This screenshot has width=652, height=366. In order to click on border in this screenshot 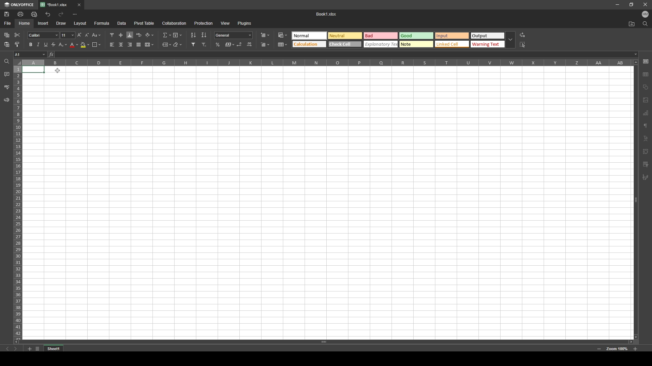, I will do `click(96, 44)`.